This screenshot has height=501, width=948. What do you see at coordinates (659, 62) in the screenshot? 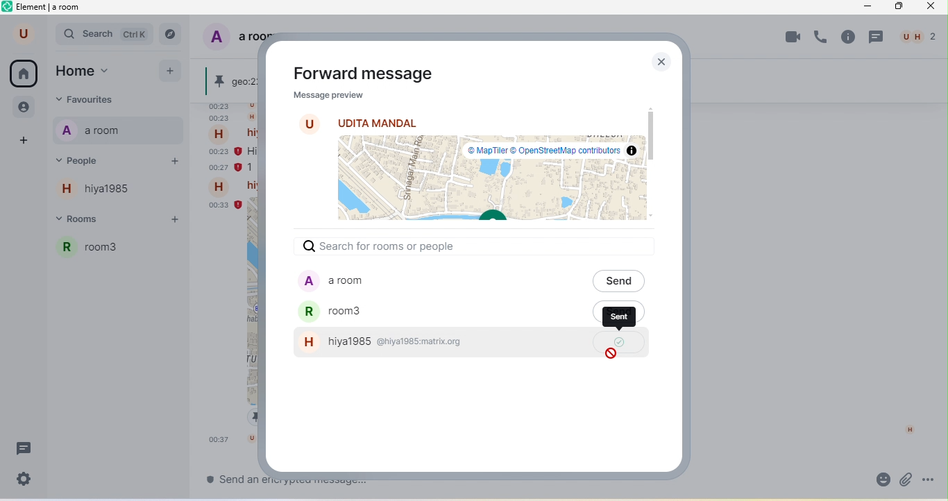
I see `close` at bounding box center [659, 62].